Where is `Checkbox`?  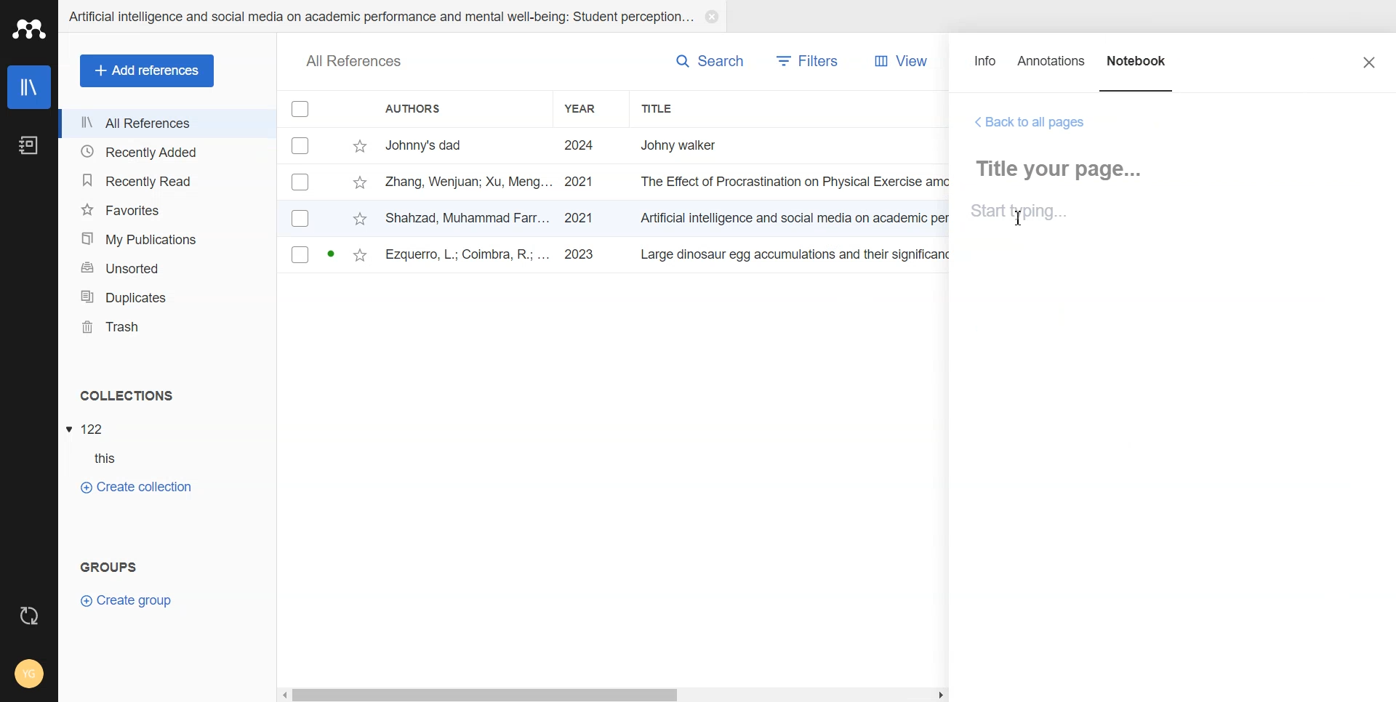 Checkbox is located at coordinates (301, 217).